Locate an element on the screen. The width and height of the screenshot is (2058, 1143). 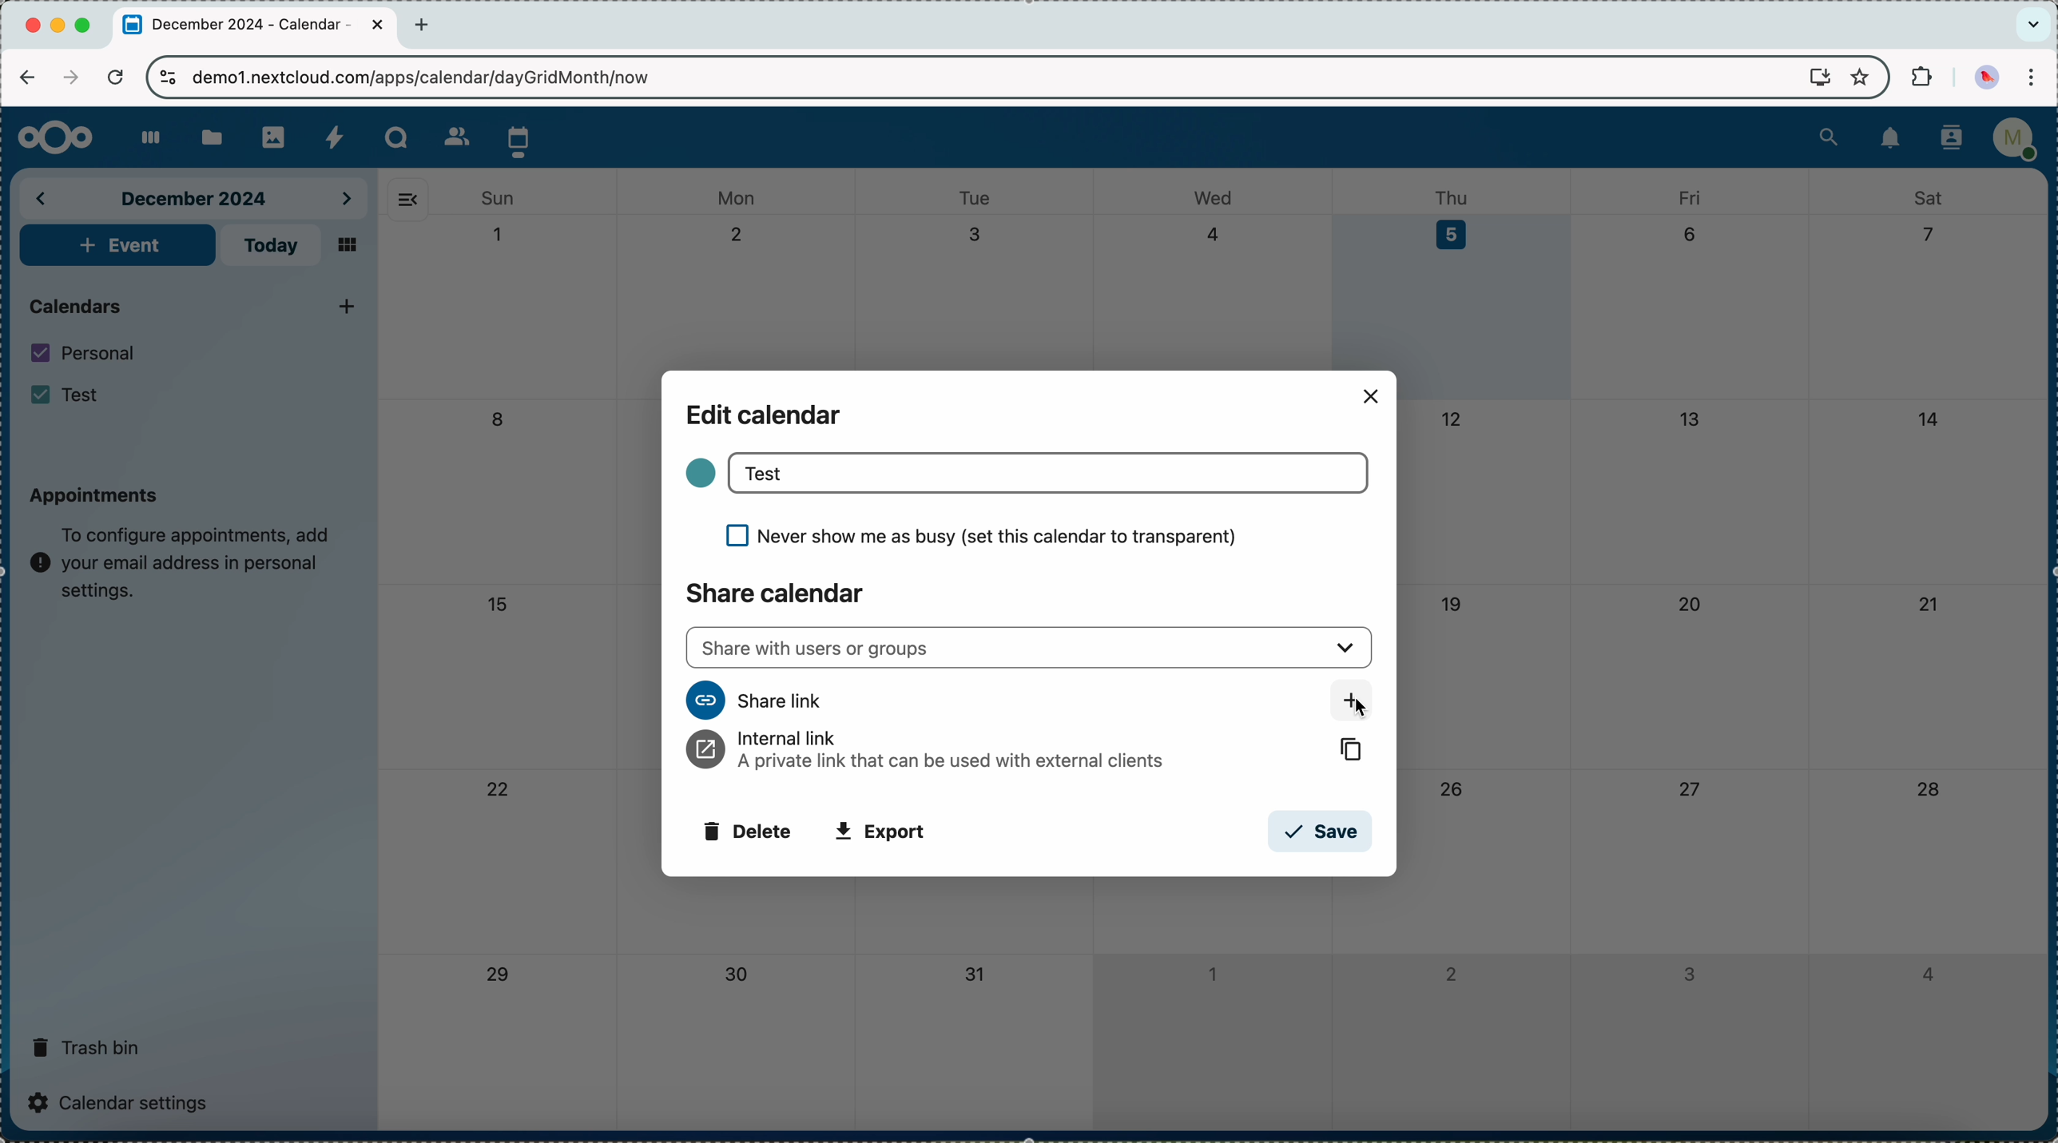
3 is located at coordinates (1689, 975).